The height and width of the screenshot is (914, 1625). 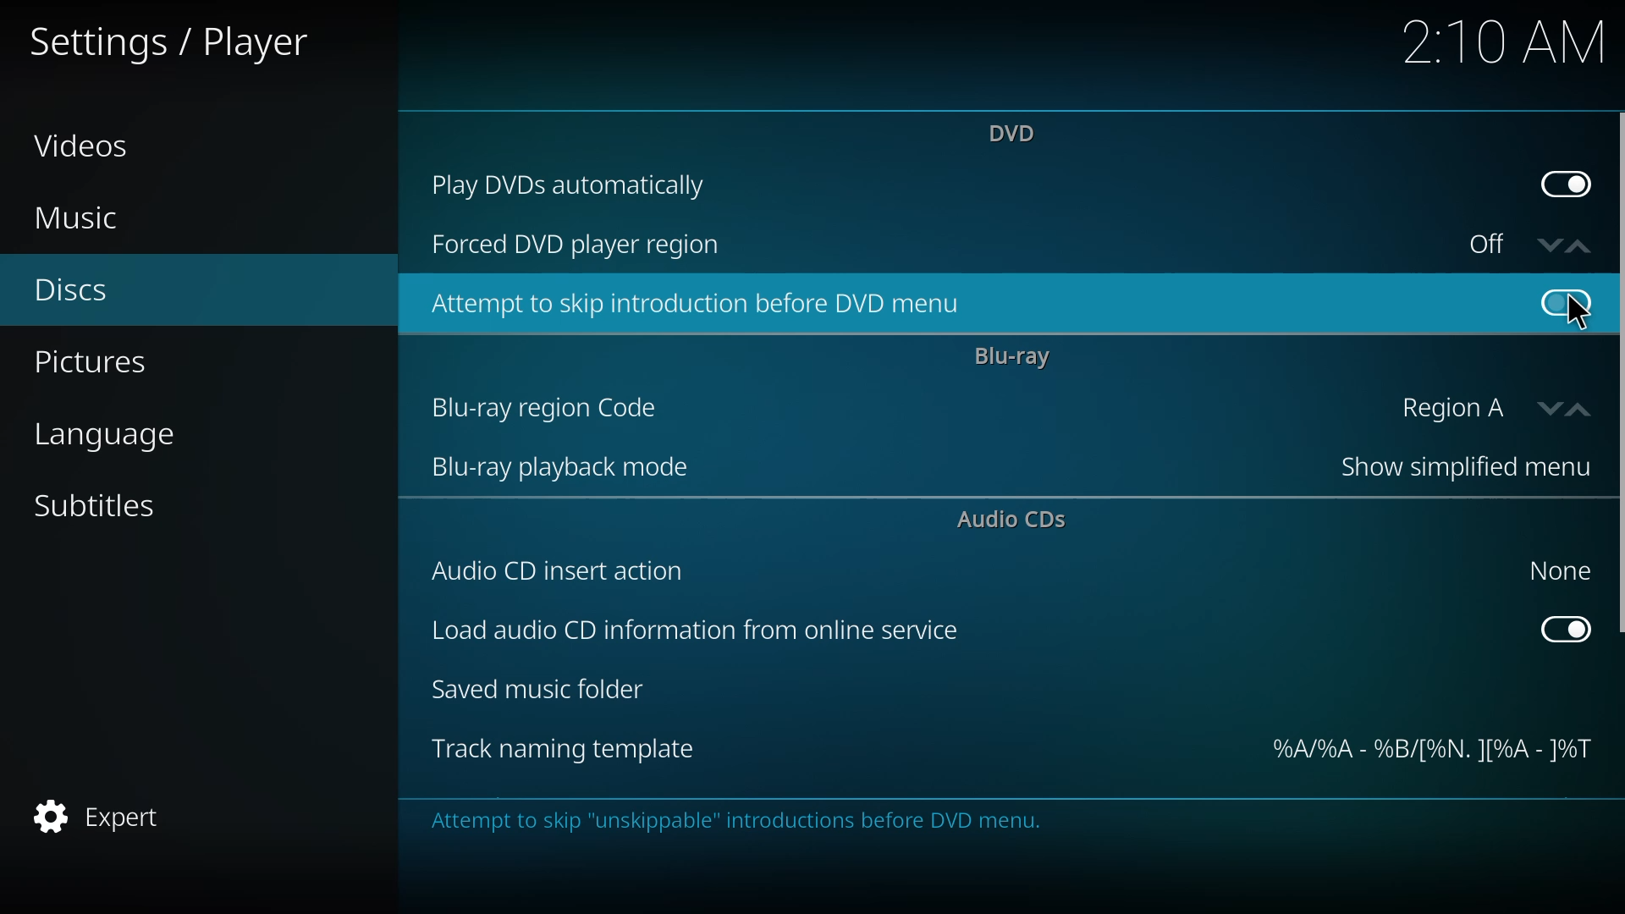 What do you see at coordinates (173, 41) in the screenshot?
I see `settings player` at bounding box center [173, 41].